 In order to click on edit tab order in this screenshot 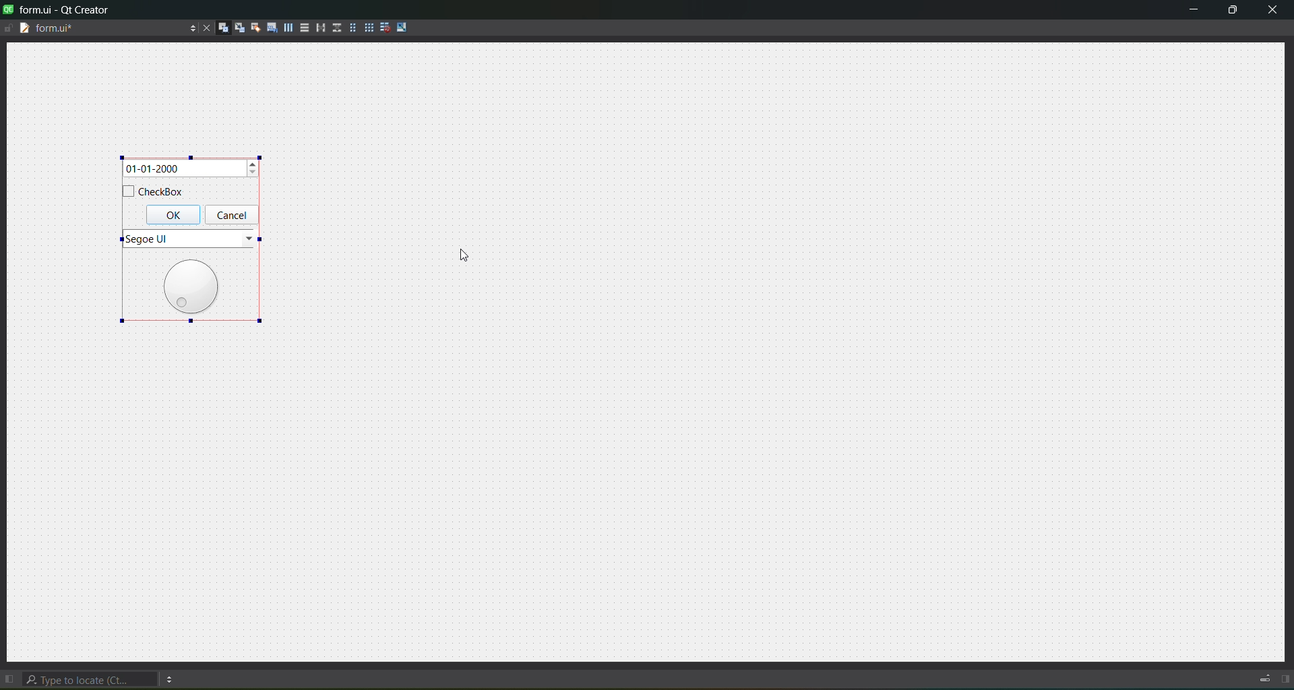, I will do `click(269, 26)`.